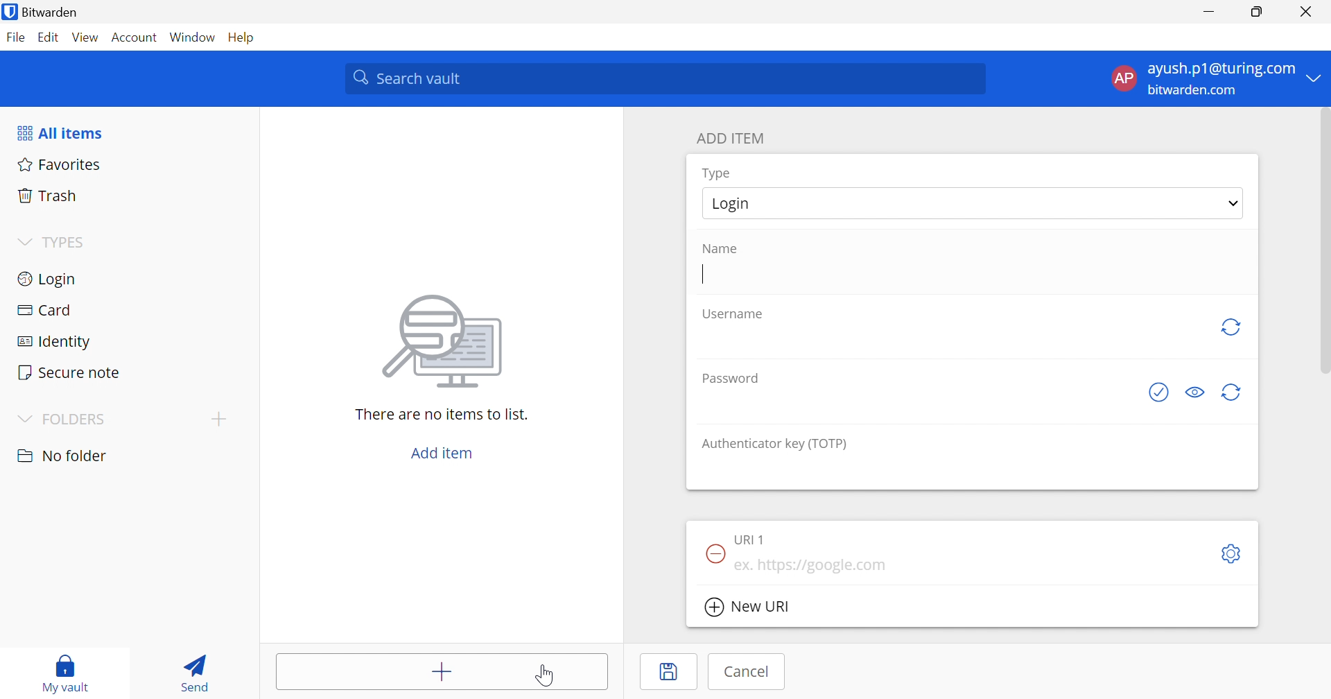  I want to click on View, so click(85, 37).